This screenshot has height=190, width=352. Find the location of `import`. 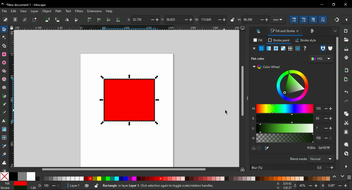

import is located at coordinates (346, 70).